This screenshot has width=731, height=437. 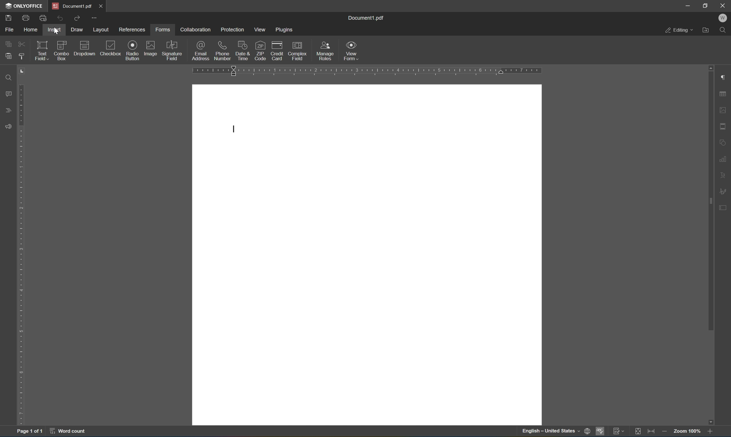 What do you see at coordinates (723, 94) in the screenshot?
I see `Table settings` at bounding box center [723, 94].